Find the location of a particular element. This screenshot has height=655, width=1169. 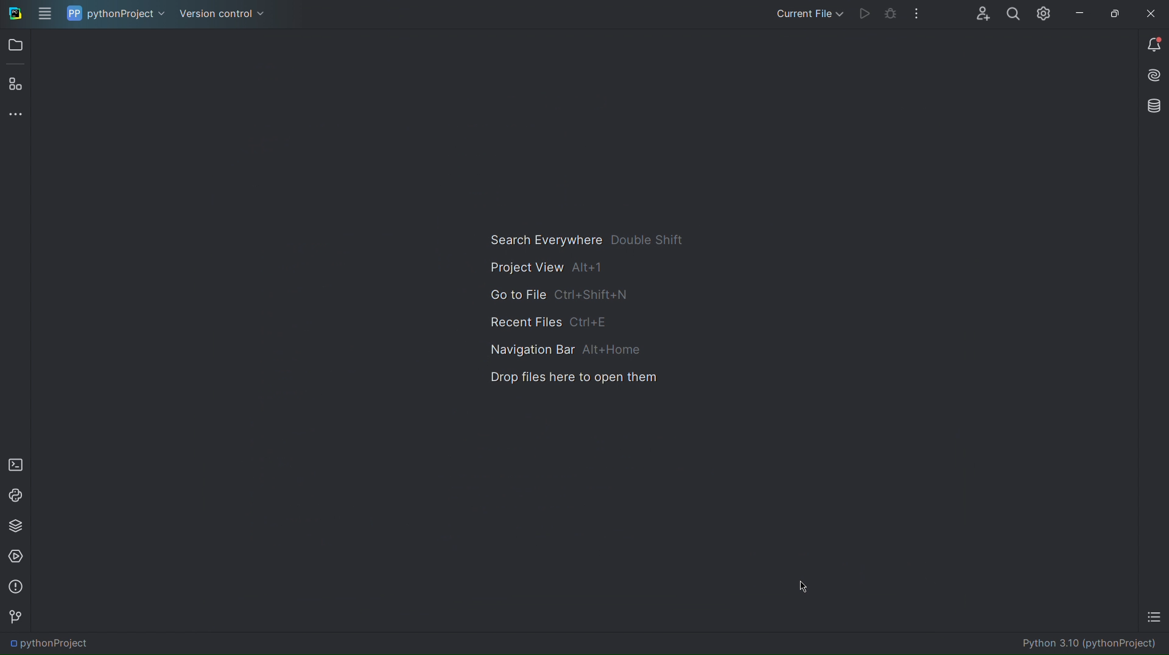

Run is located at coordinates (865, 15).